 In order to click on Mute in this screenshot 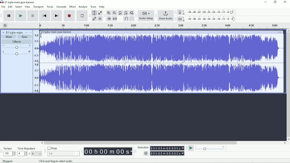, I will do `click(9, 37)`.